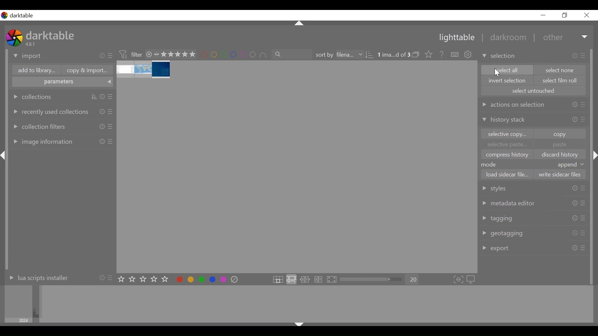 Image resolution: width=598 pixels, height=336 pixels. Describe the element at coordinates (130, 54) in the screenshot. I see `filter` at that location.